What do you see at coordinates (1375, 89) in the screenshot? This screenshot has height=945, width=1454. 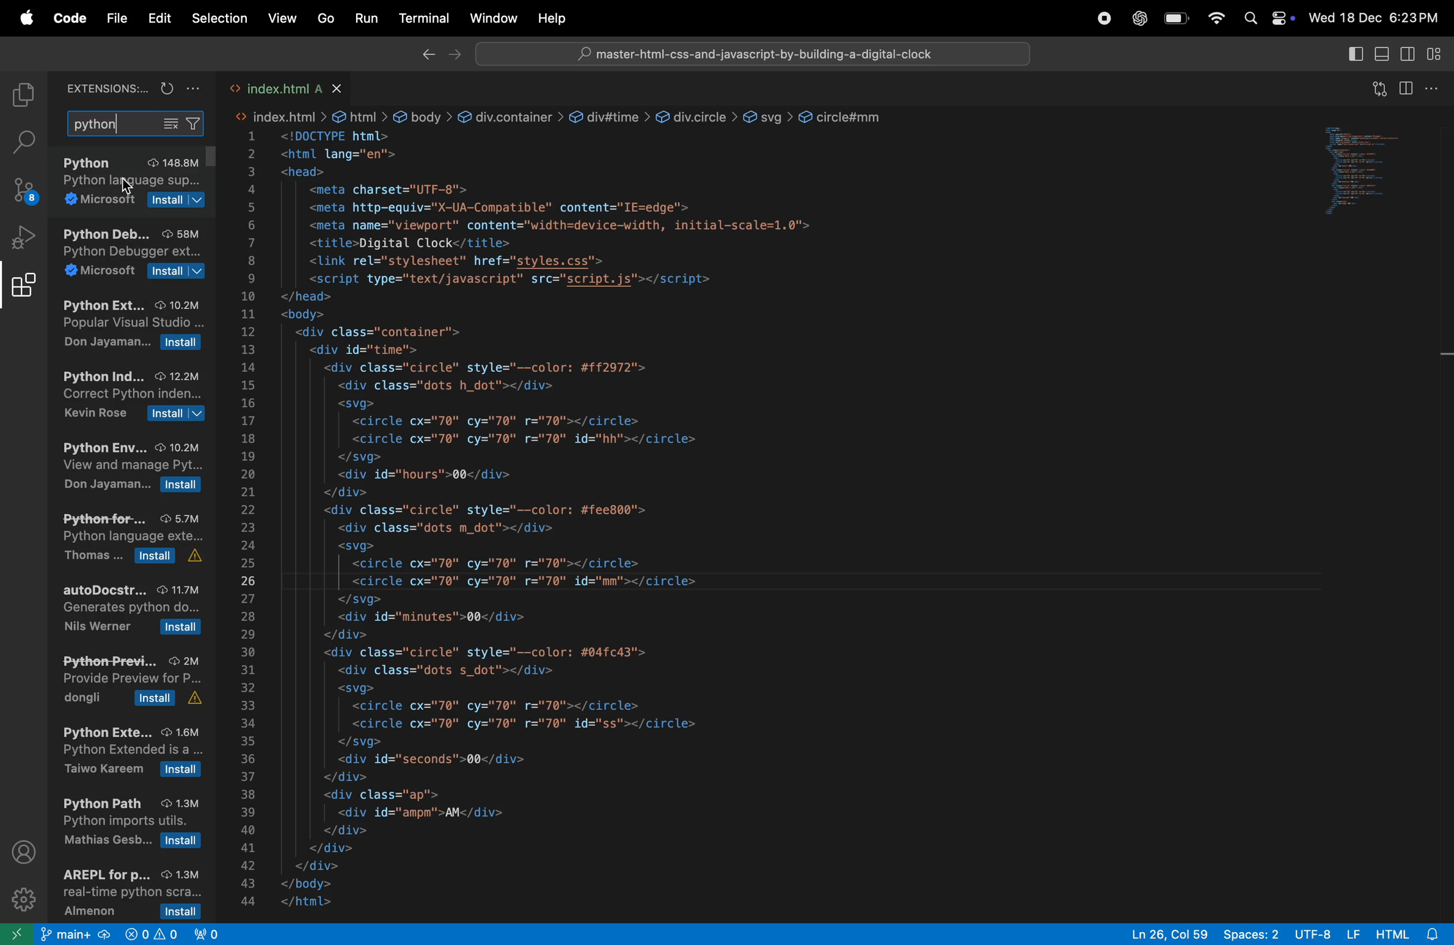 I see `open changes` at bounding box center [1375, 89].